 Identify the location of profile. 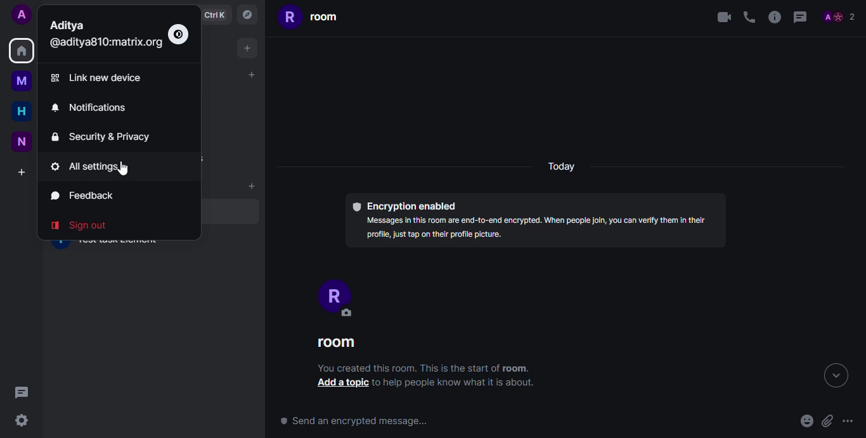
(68, 25).